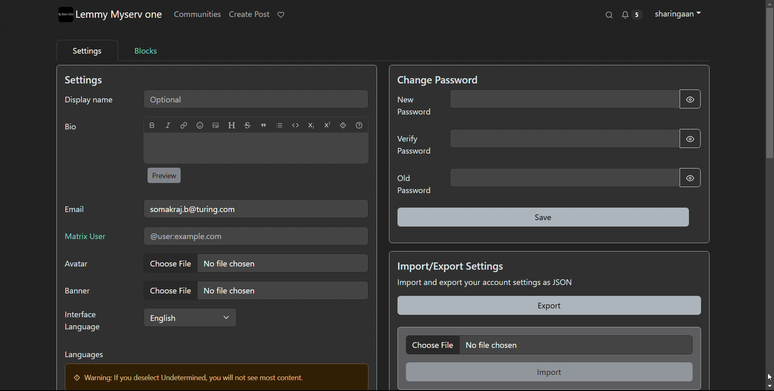  I want to click on settings, so click(87, 51).